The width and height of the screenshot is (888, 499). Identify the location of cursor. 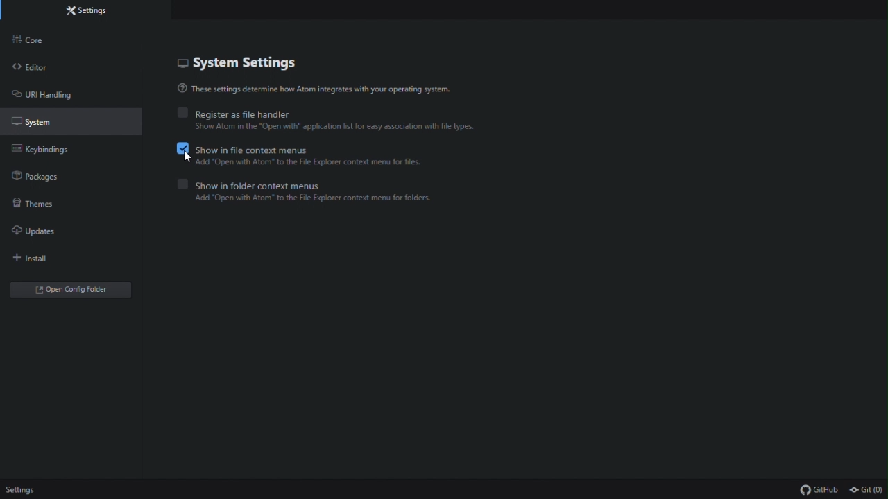
(193, 159).